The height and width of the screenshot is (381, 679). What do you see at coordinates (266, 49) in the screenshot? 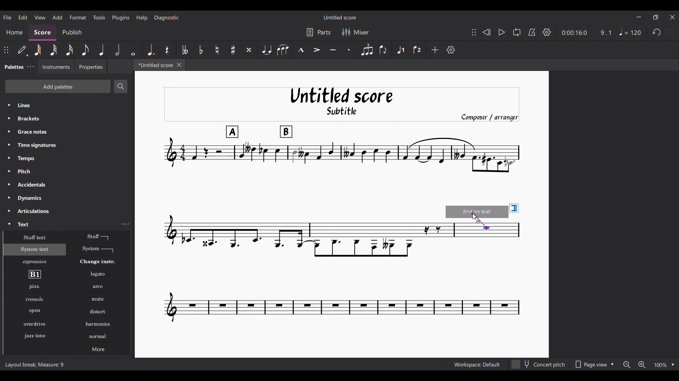
I see `Tie` at bounding box center [266, 49].